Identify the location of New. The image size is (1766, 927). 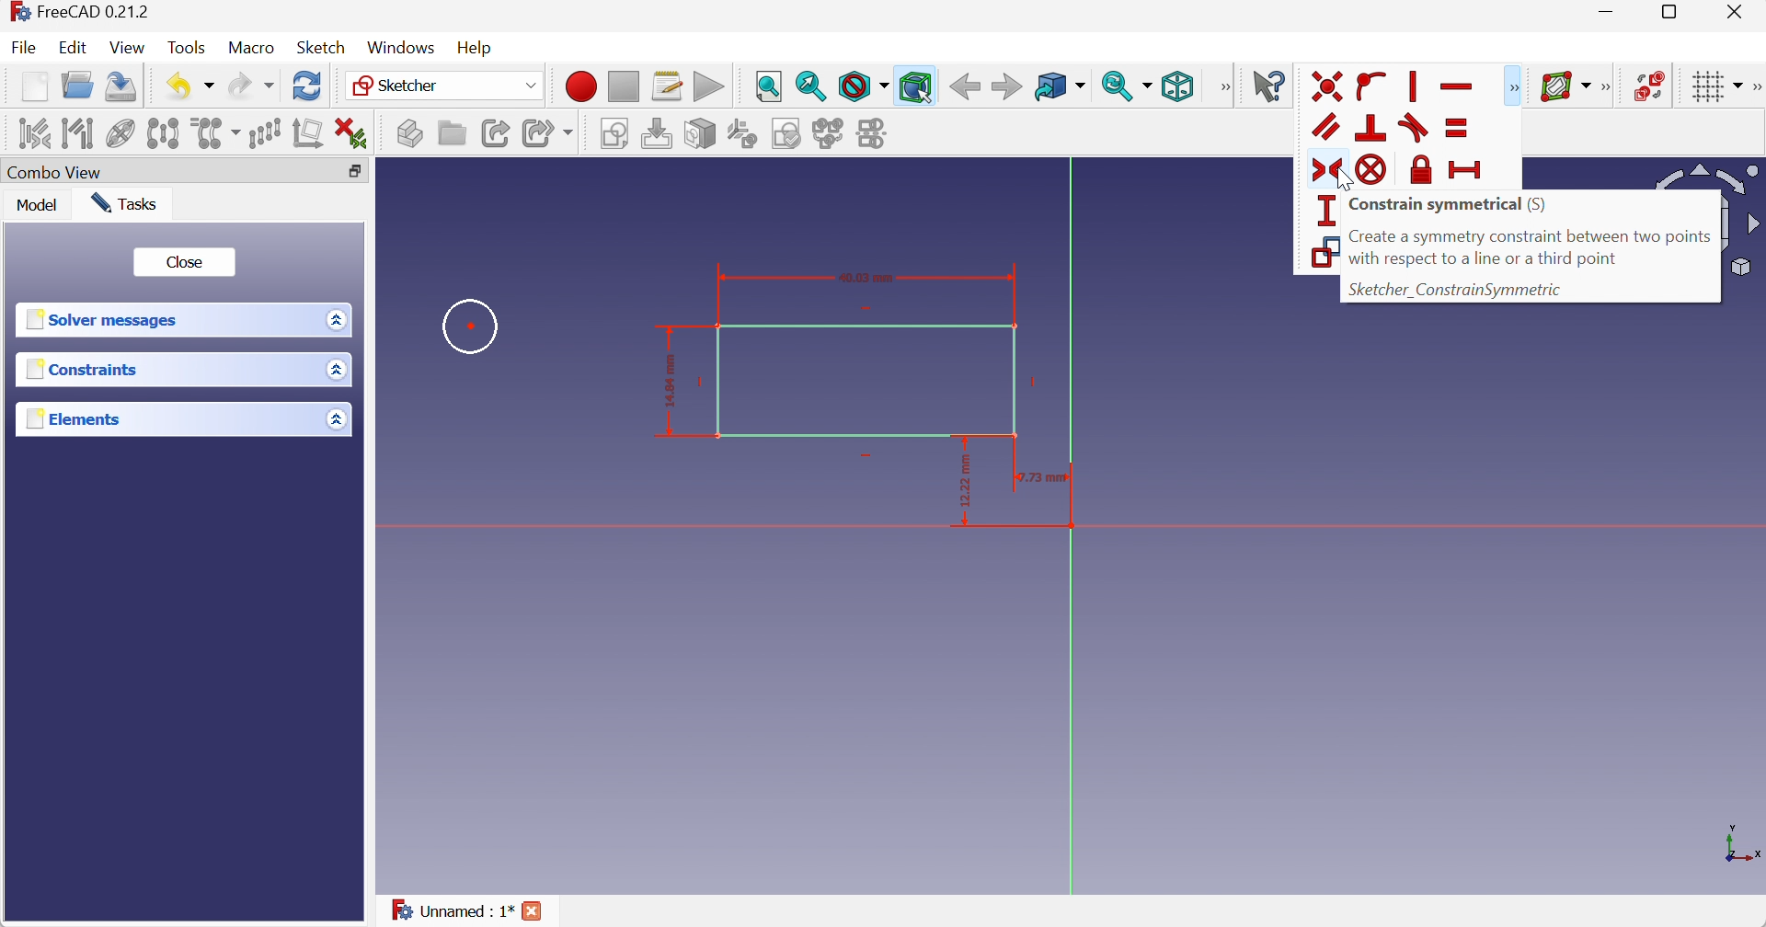
(35, 88).